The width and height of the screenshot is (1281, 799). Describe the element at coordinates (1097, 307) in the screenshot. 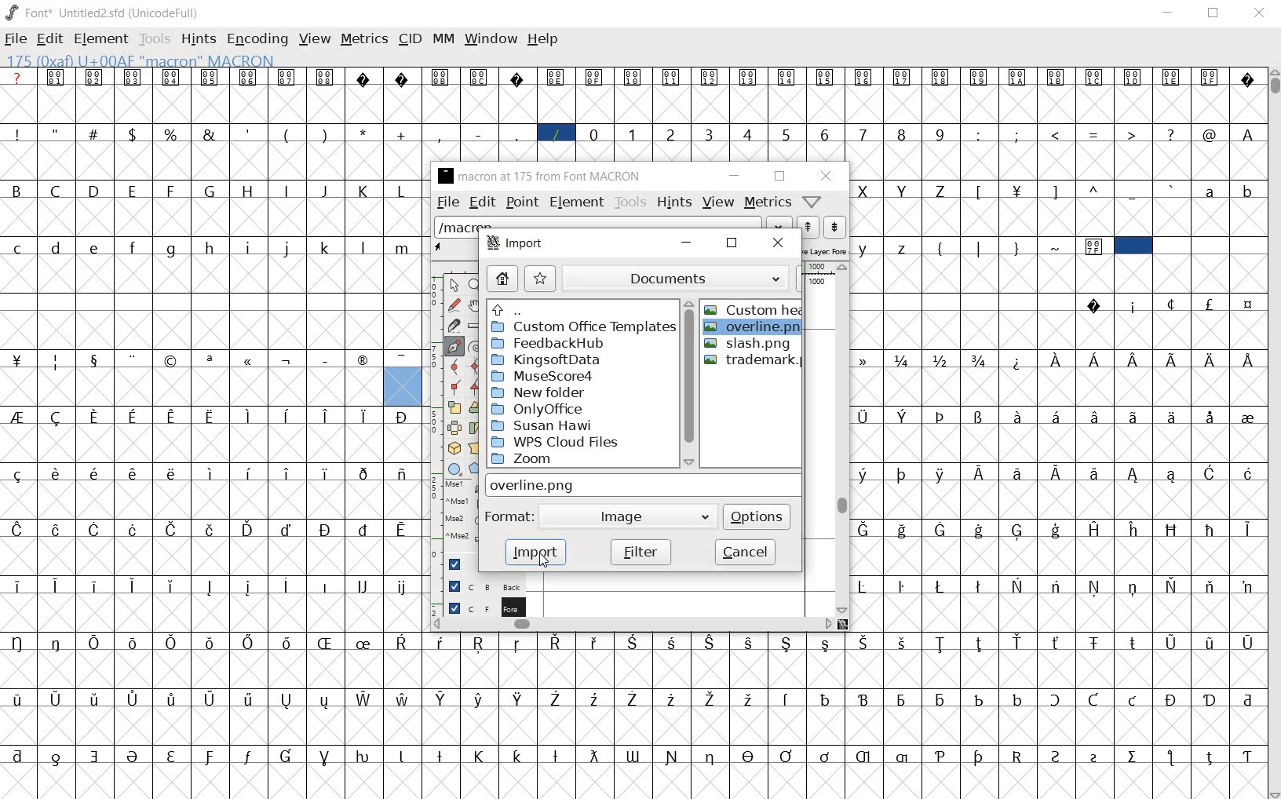

I see `Symbol` at that location.